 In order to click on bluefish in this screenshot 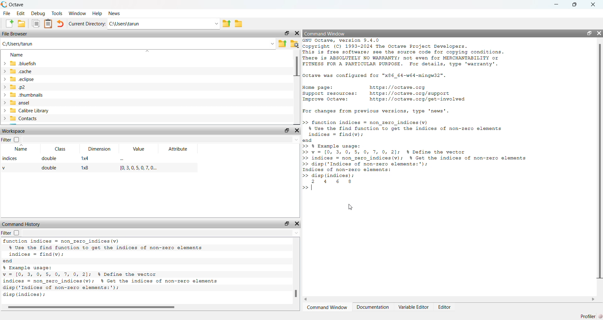, I will do `click(20, 63)`.